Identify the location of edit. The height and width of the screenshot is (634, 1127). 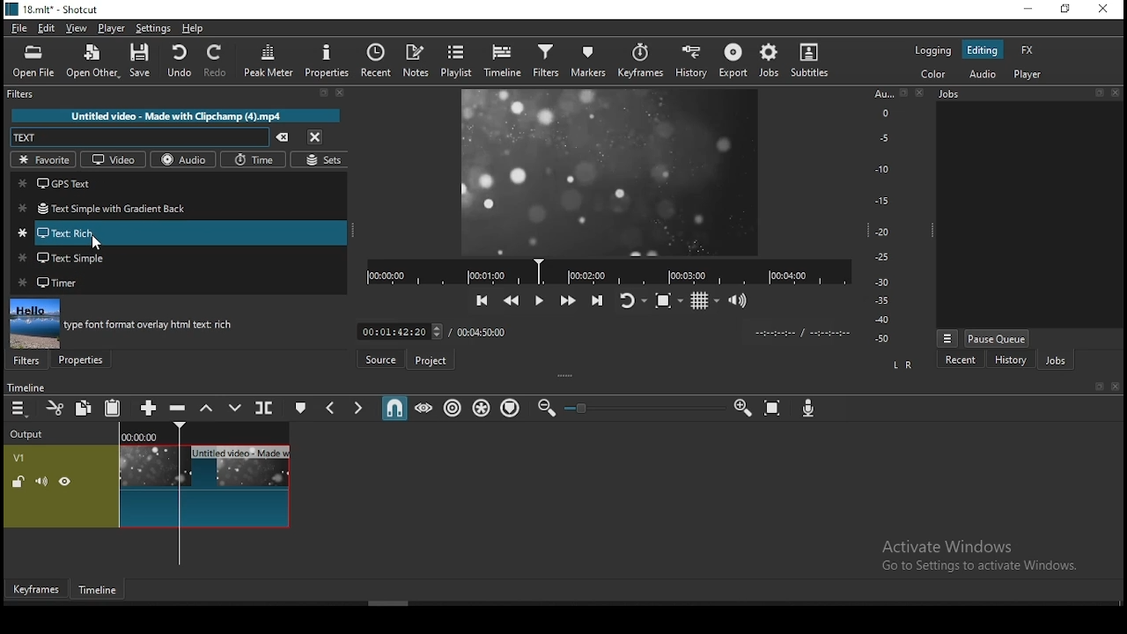
(48, 29).